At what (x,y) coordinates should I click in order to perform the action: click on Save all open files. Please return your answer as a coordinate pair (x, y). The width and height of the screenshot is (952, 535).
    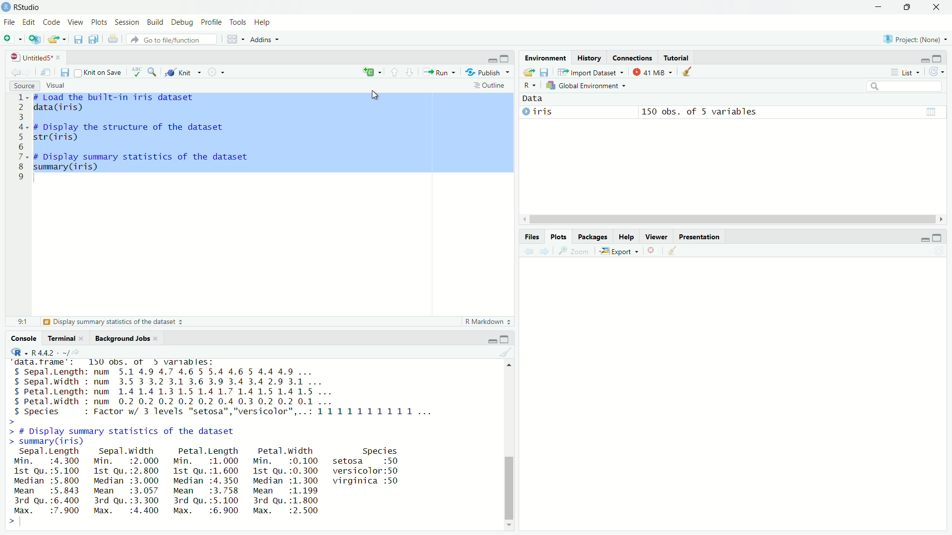
    Looking at the image, I should click on (94, 39).